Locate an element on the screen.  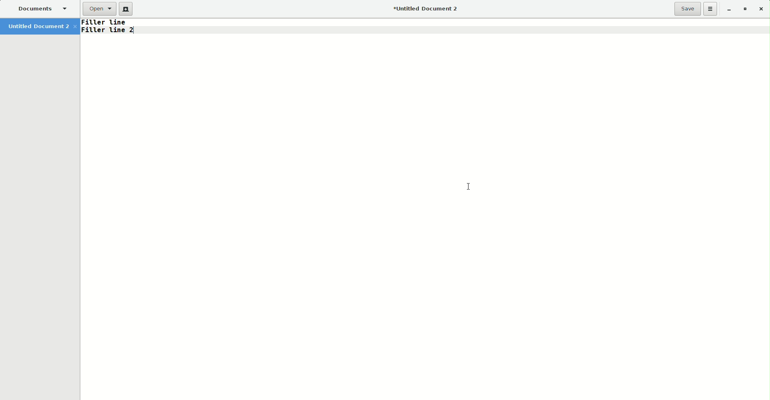
Close is located at coordinates (763, 9).